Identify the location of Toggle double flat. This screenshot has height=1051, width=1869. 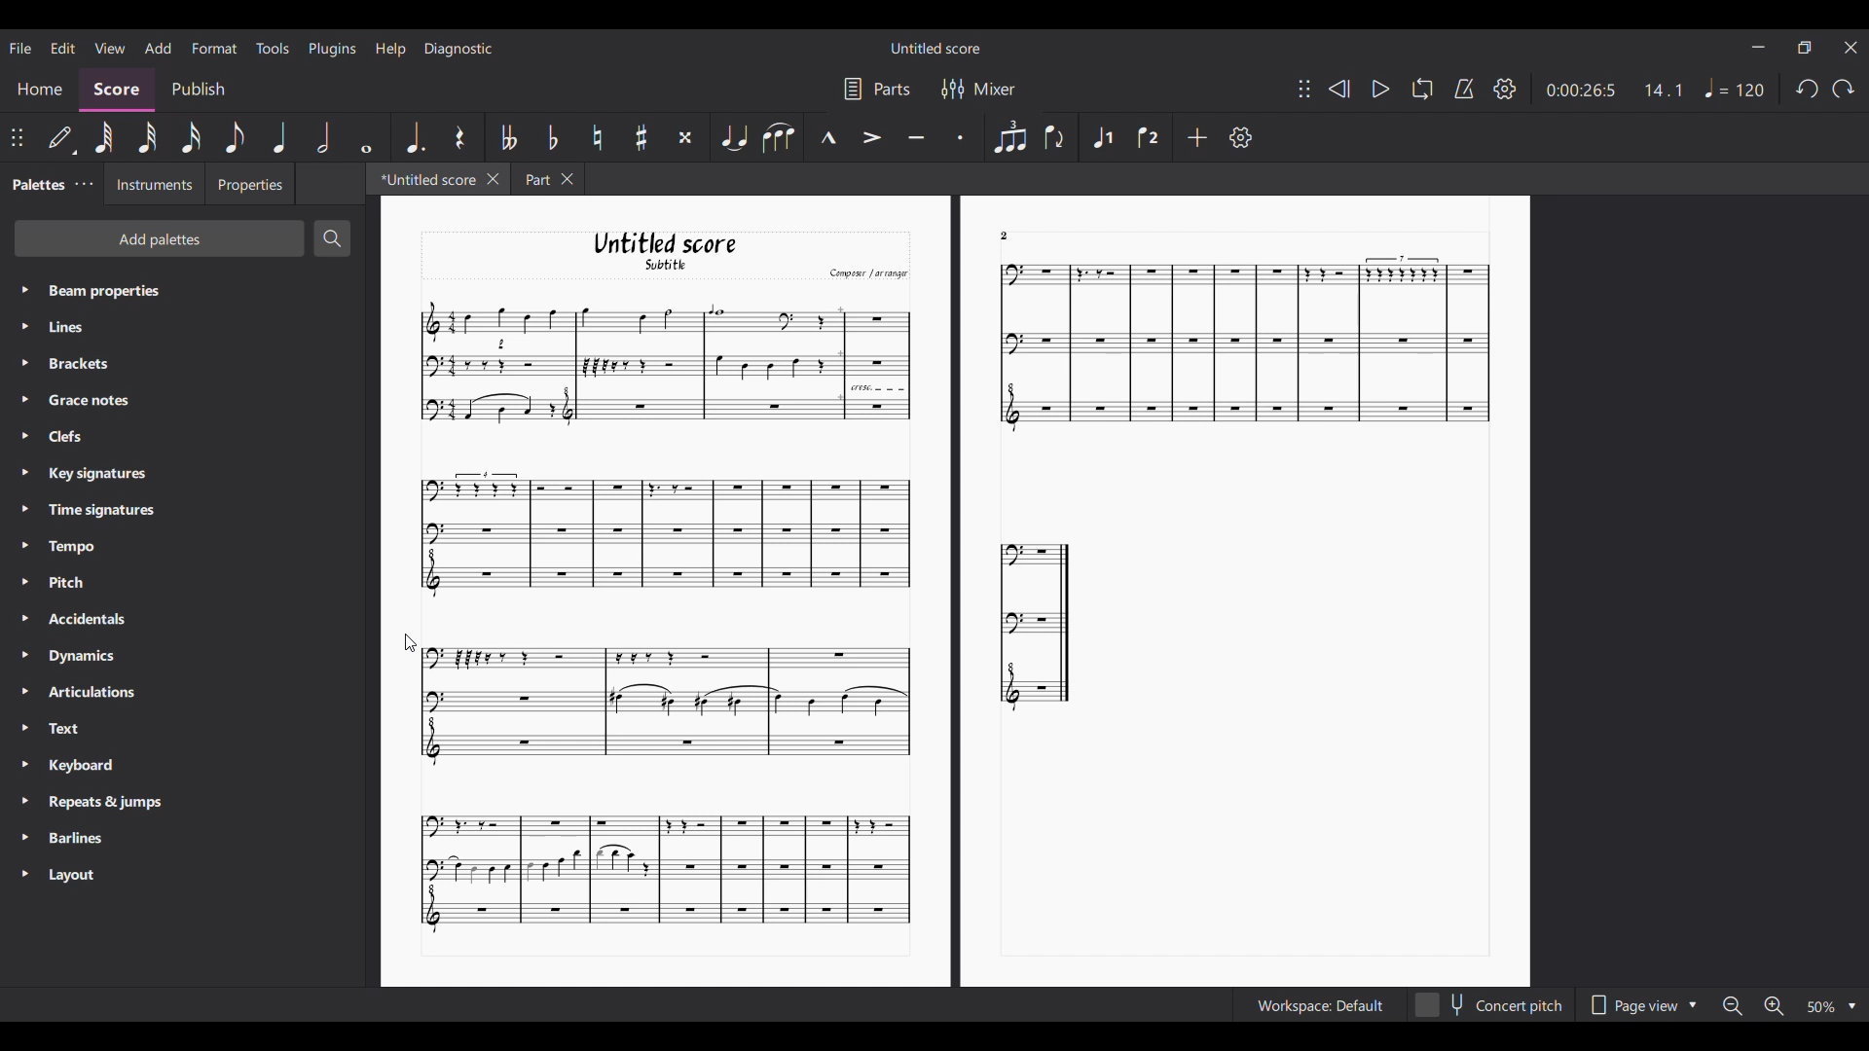
(509, 137).